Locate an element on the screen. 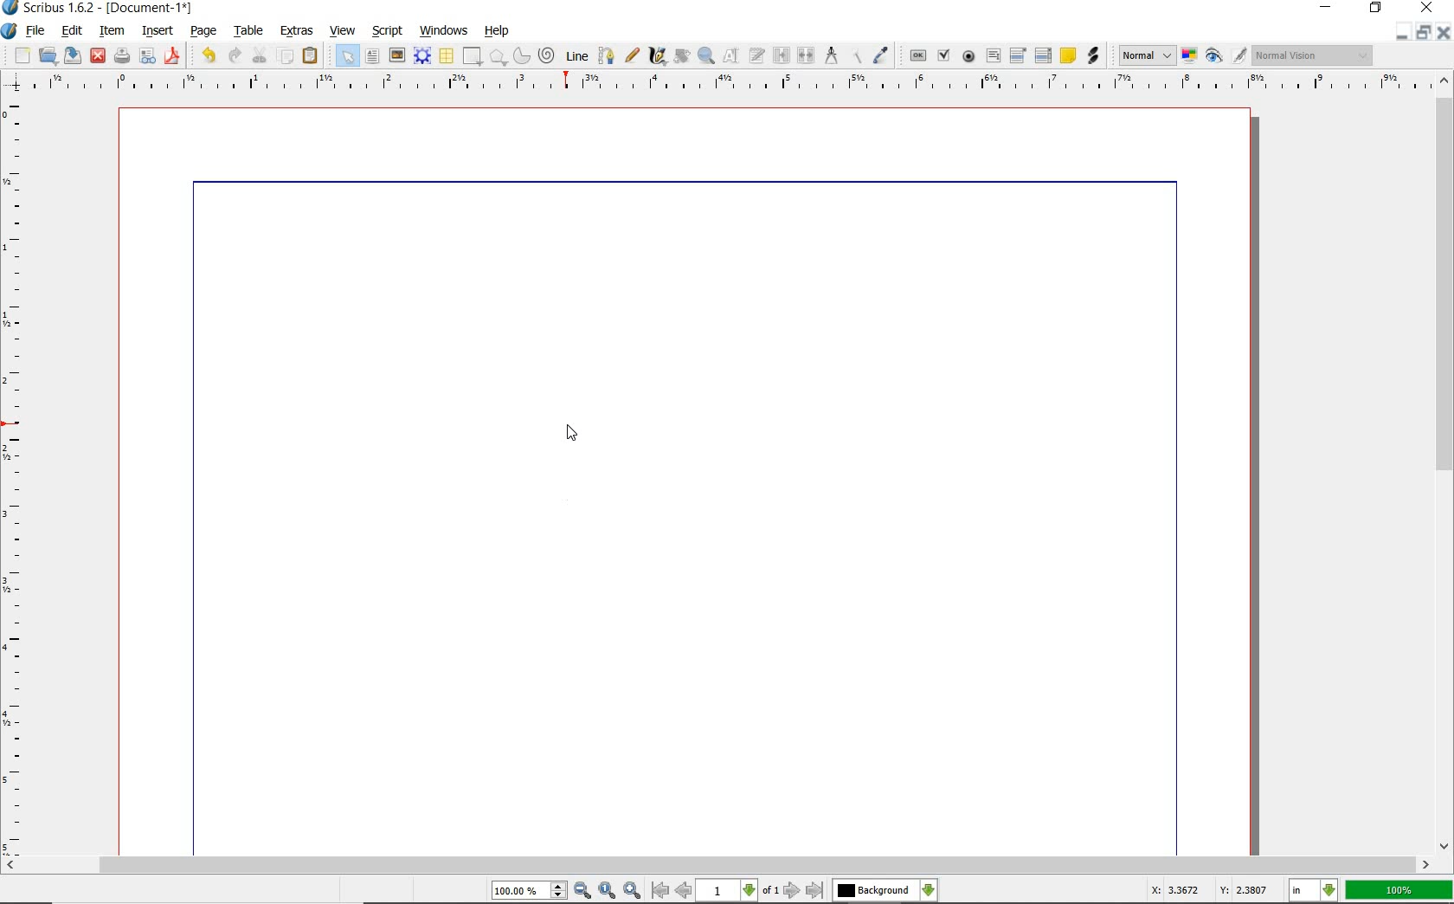 The height and width of the screenshot is (904, 1454). table is located at coordinates (447, 57).